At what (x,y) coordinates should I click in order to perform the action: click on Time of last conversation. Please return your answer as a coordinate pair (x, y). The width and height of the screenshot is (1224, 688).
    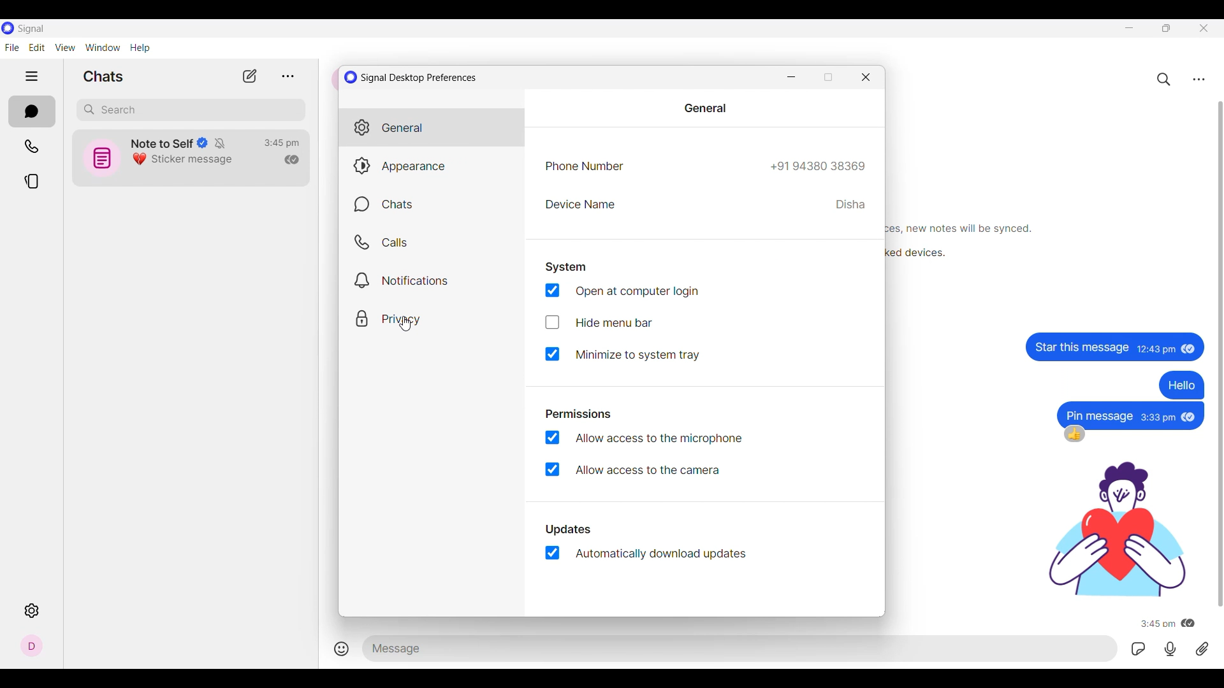
    Looking at the image, I should click on (282, 143).